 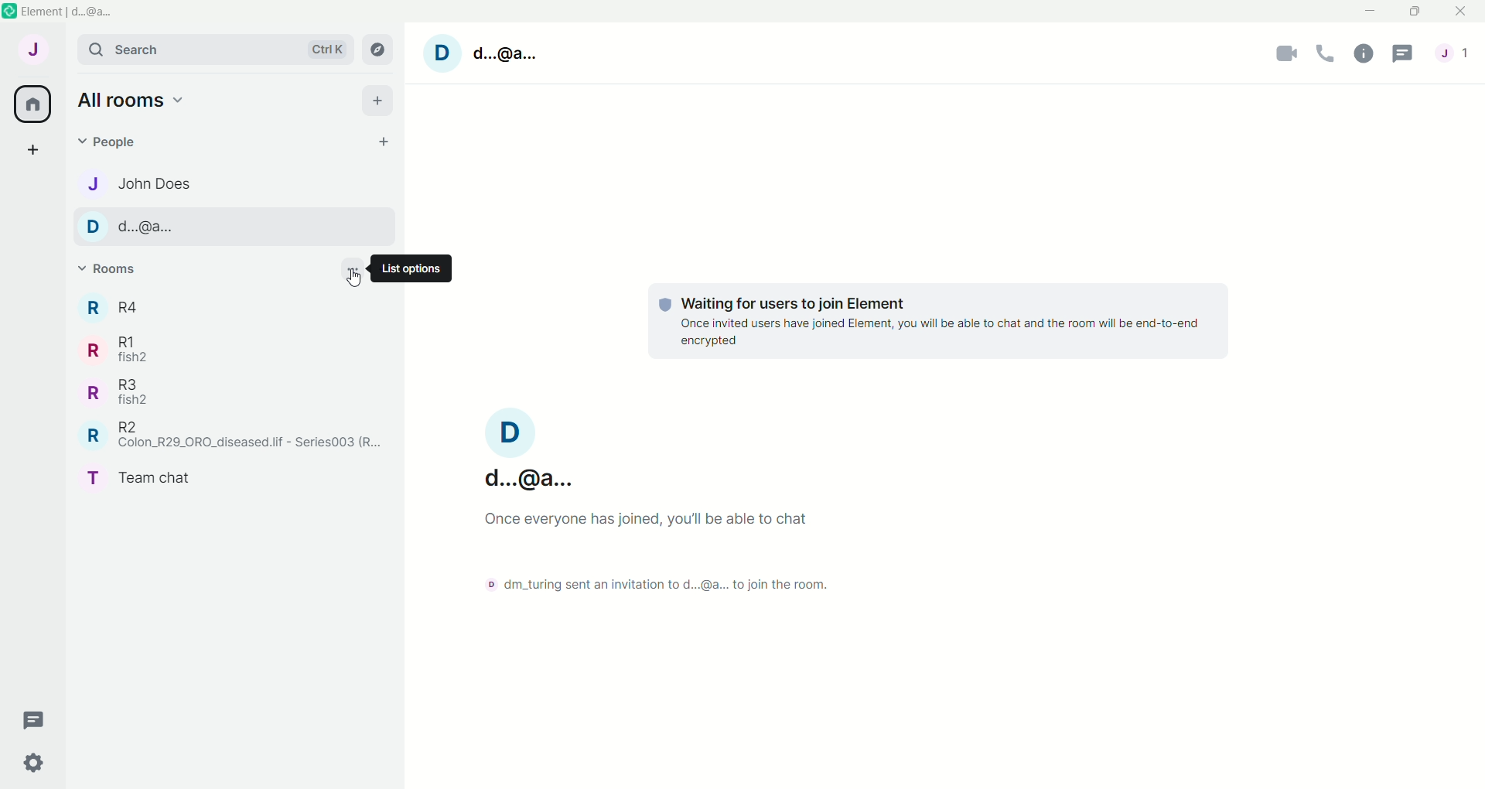 What do you see at coordinates (377, 102) in the screenshot?
I see `Add` at bounding box center [377, 102].